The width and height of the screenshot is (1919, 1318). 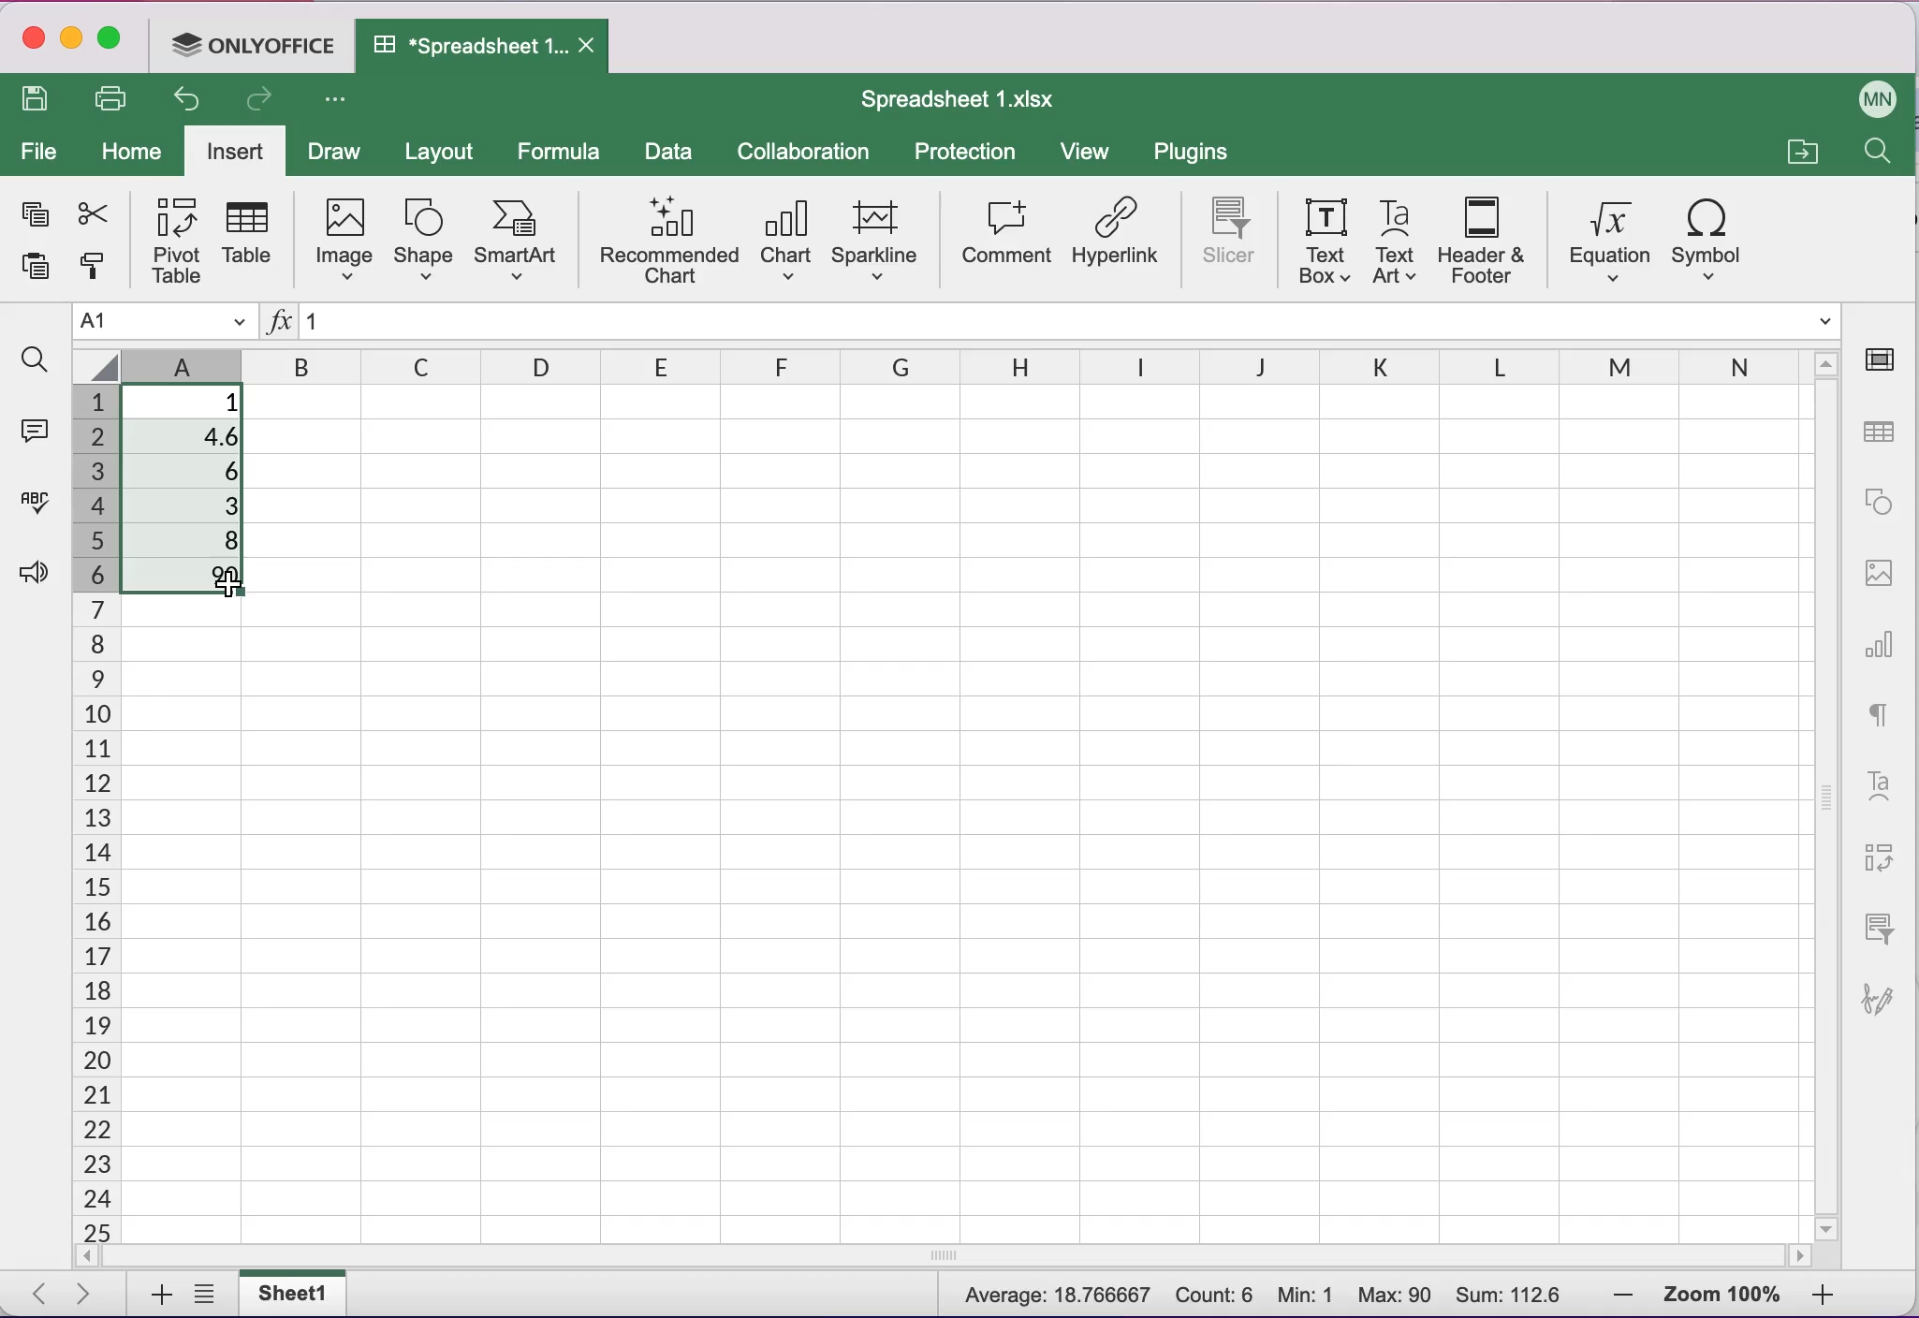 I want to click on Average: 18.766667, so click(x=1048, y=1297).